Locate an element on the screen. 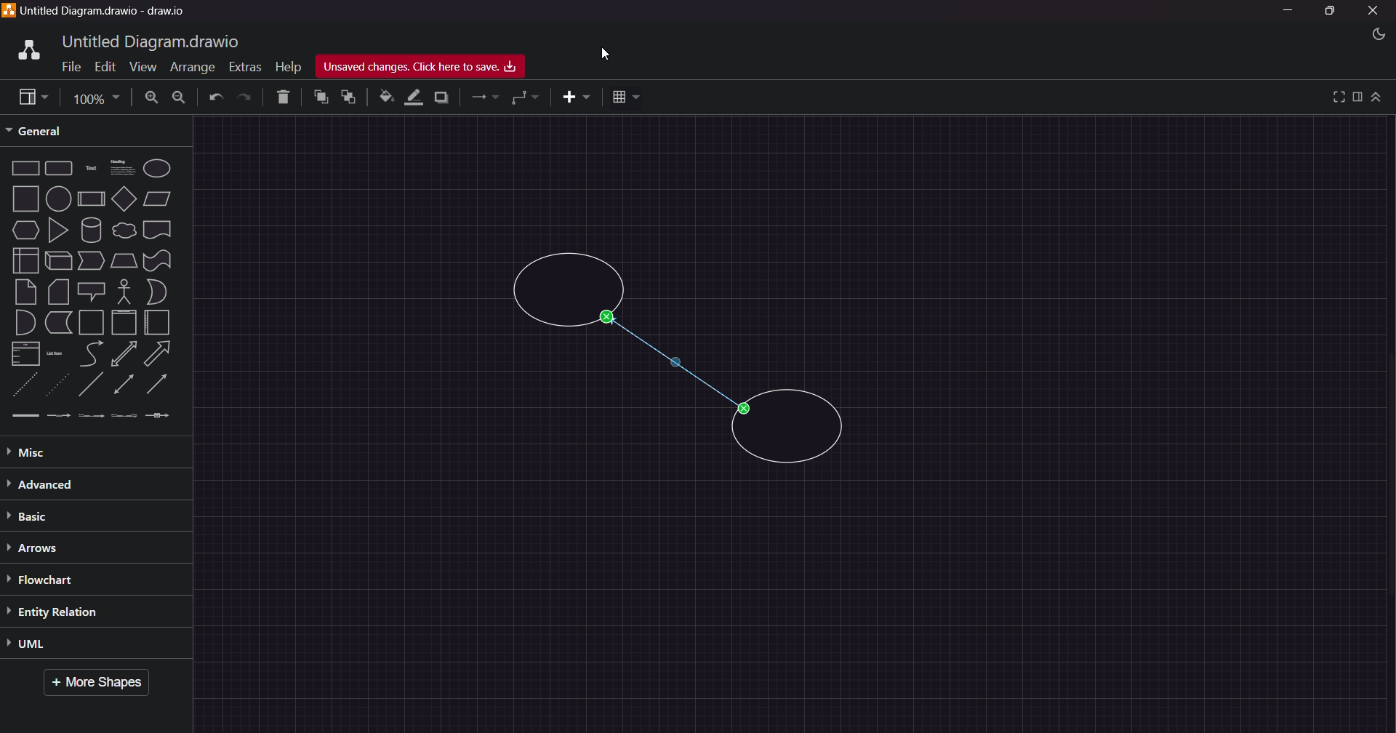 This screenshot has width=1396, height=733. view full screen is located at coordinates (1336, 96).